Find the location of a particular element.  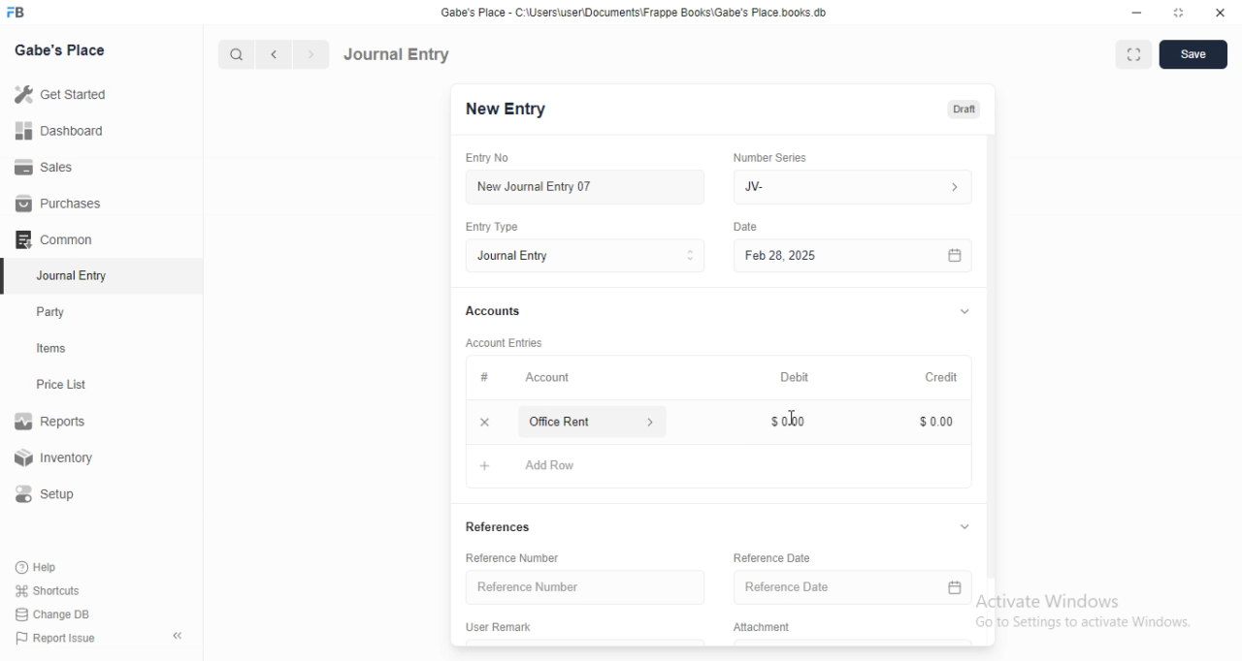

Get Started is located at coordinates (59, 96).